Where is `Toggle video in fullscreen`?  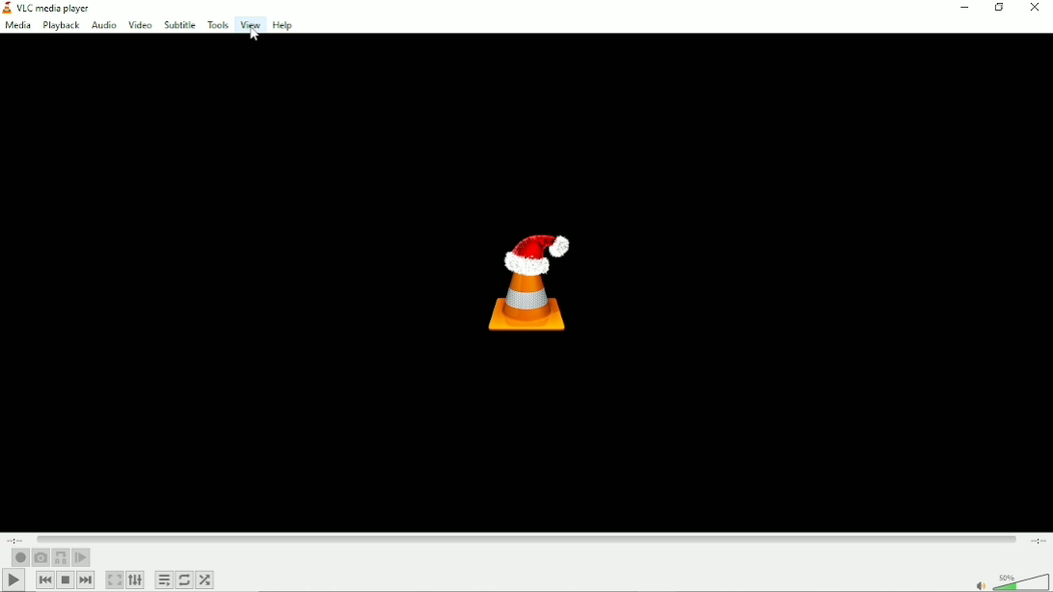 Toggle video in fullscreen is located at coordinates (115, 579).